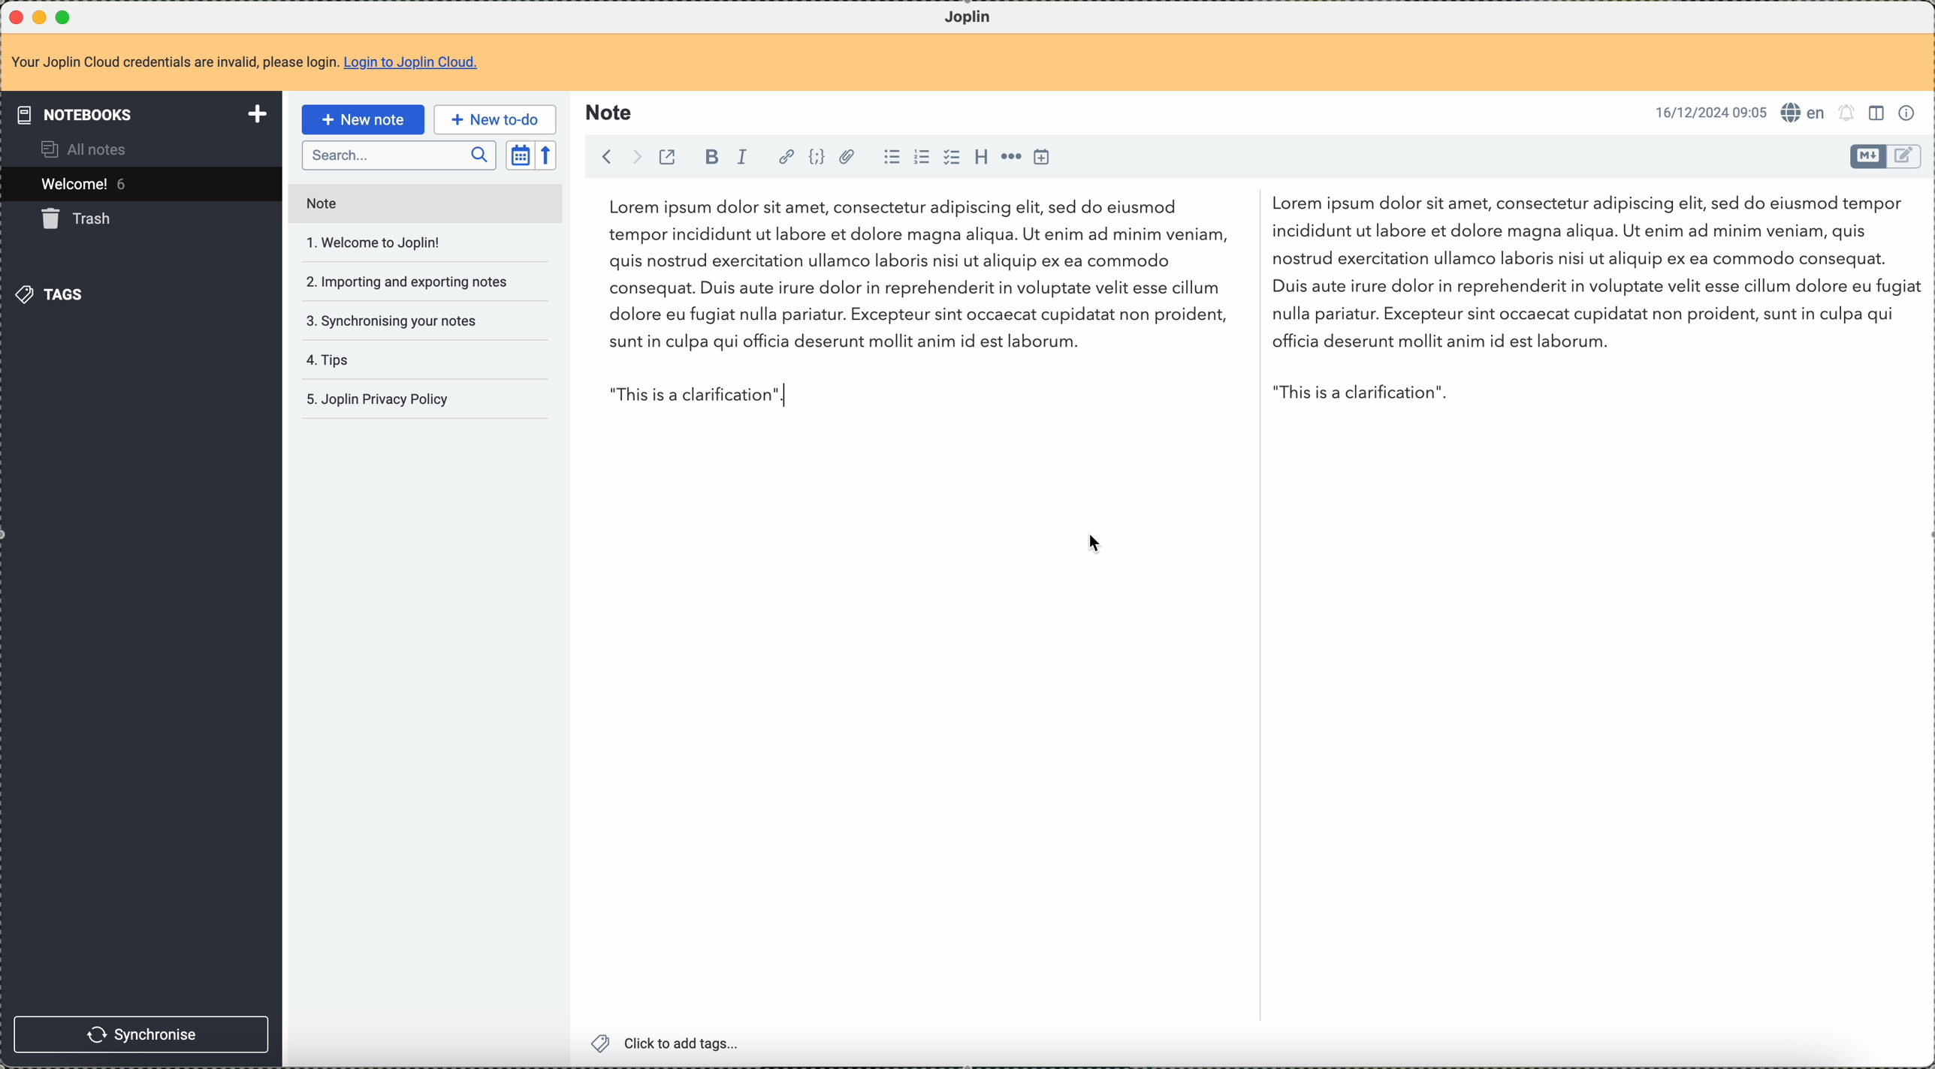 Image resolution: width=1935 pixels, height=1069 pixels. Describe the element at coordinates (381, 244) in the screenshot. I see `welcome to joplin` at that location.